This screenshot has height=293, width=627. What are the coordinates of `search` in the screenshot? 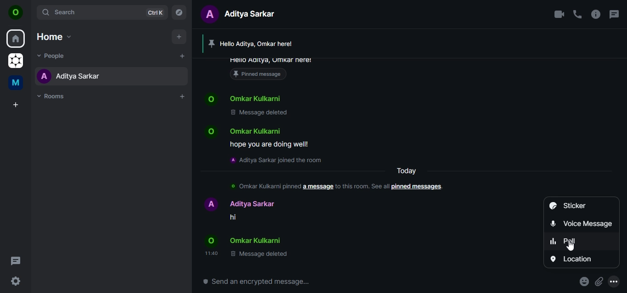 It's located at (101, 12).